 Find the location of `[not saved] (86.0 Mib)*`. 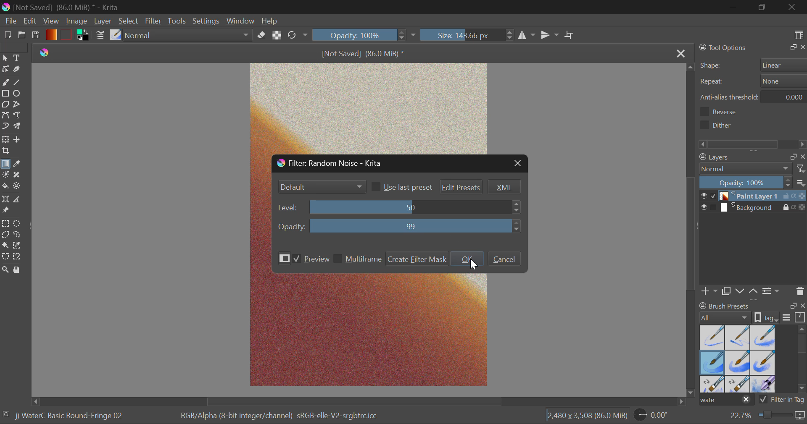

[not saved] (86.0 Mib)* is located at coordinates (364, 53).